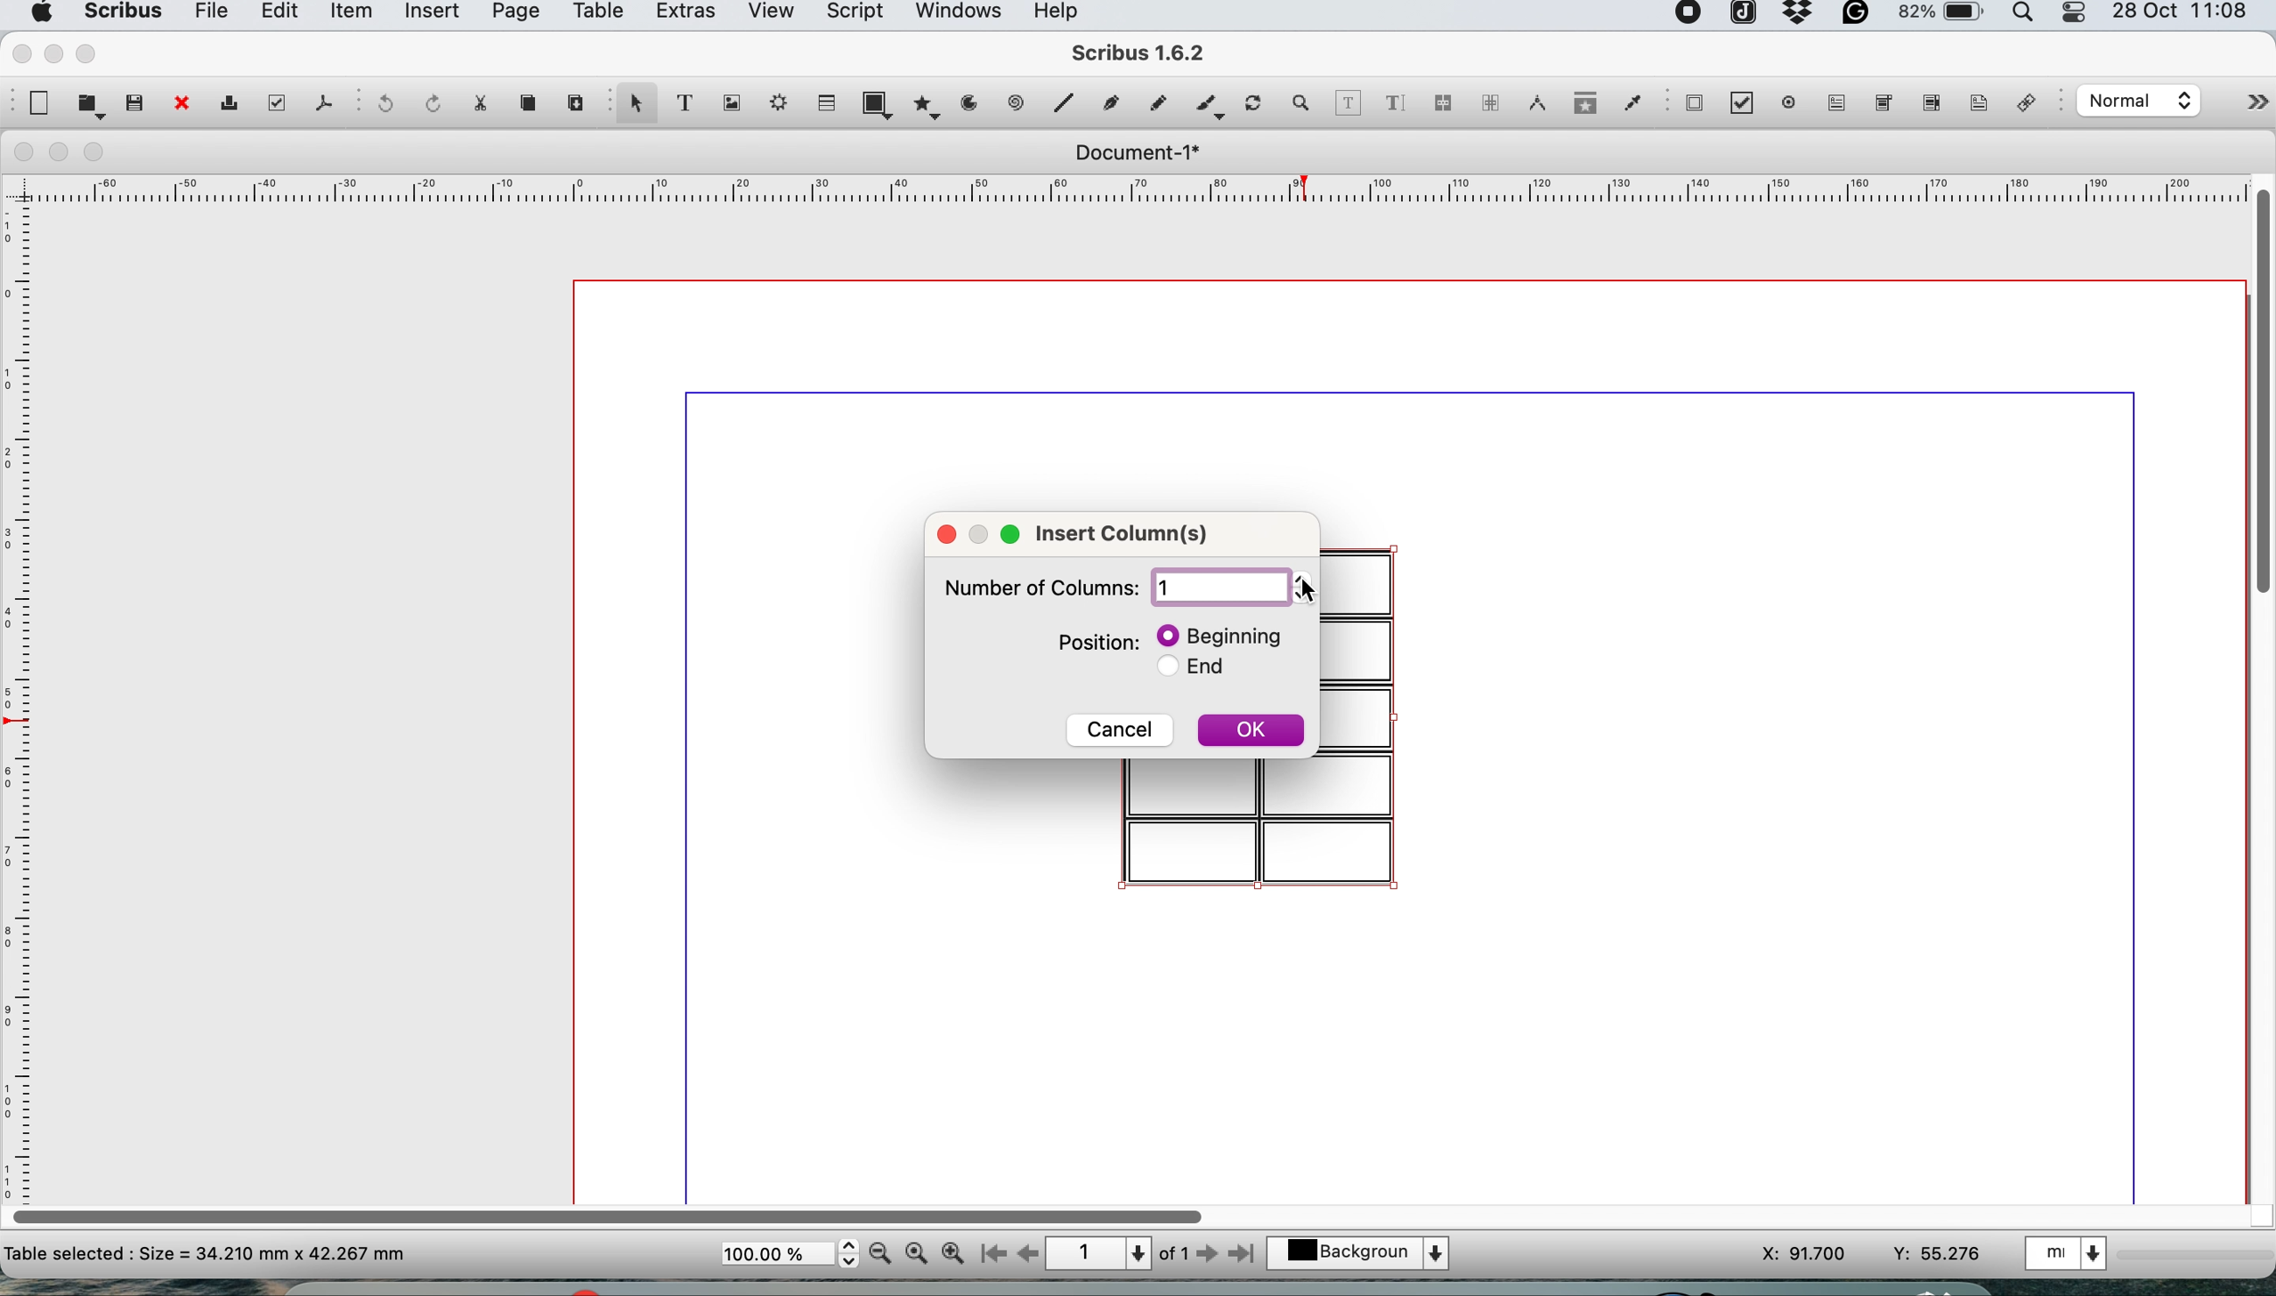  I want to click on text, so click(207, 1252).